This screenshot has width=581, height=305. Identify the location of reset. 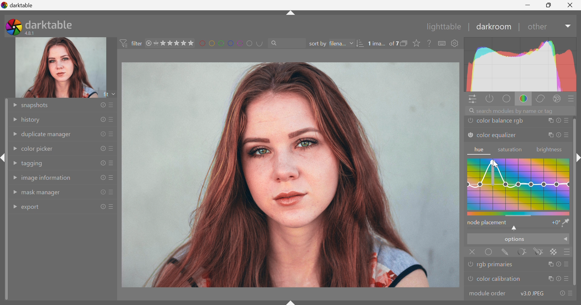
(558, 279).